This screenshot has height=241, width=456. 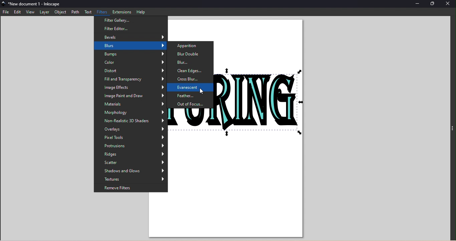 I want to click on Scatter, so click(x=131, y=162).